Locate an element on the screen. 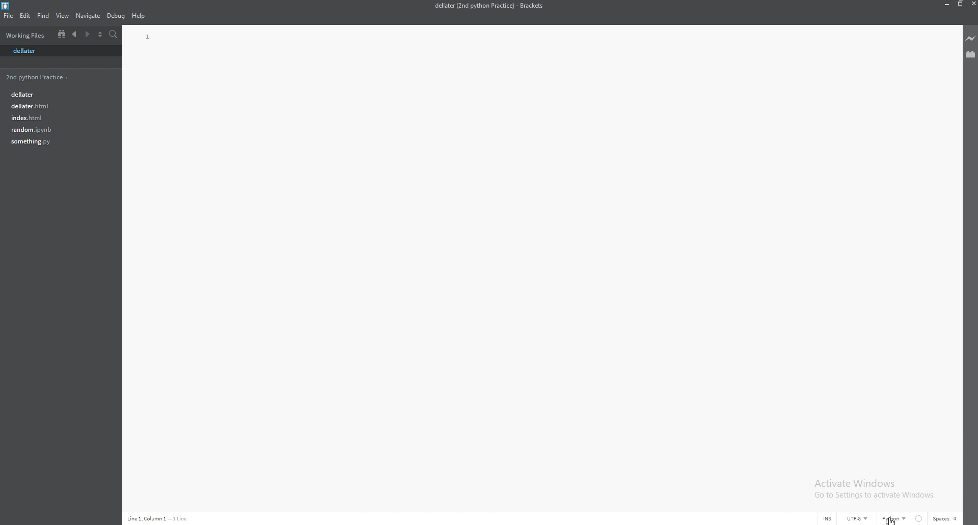 The height and width of the screenshot is (525, 978). navigate is located at coordinates (88, 16).